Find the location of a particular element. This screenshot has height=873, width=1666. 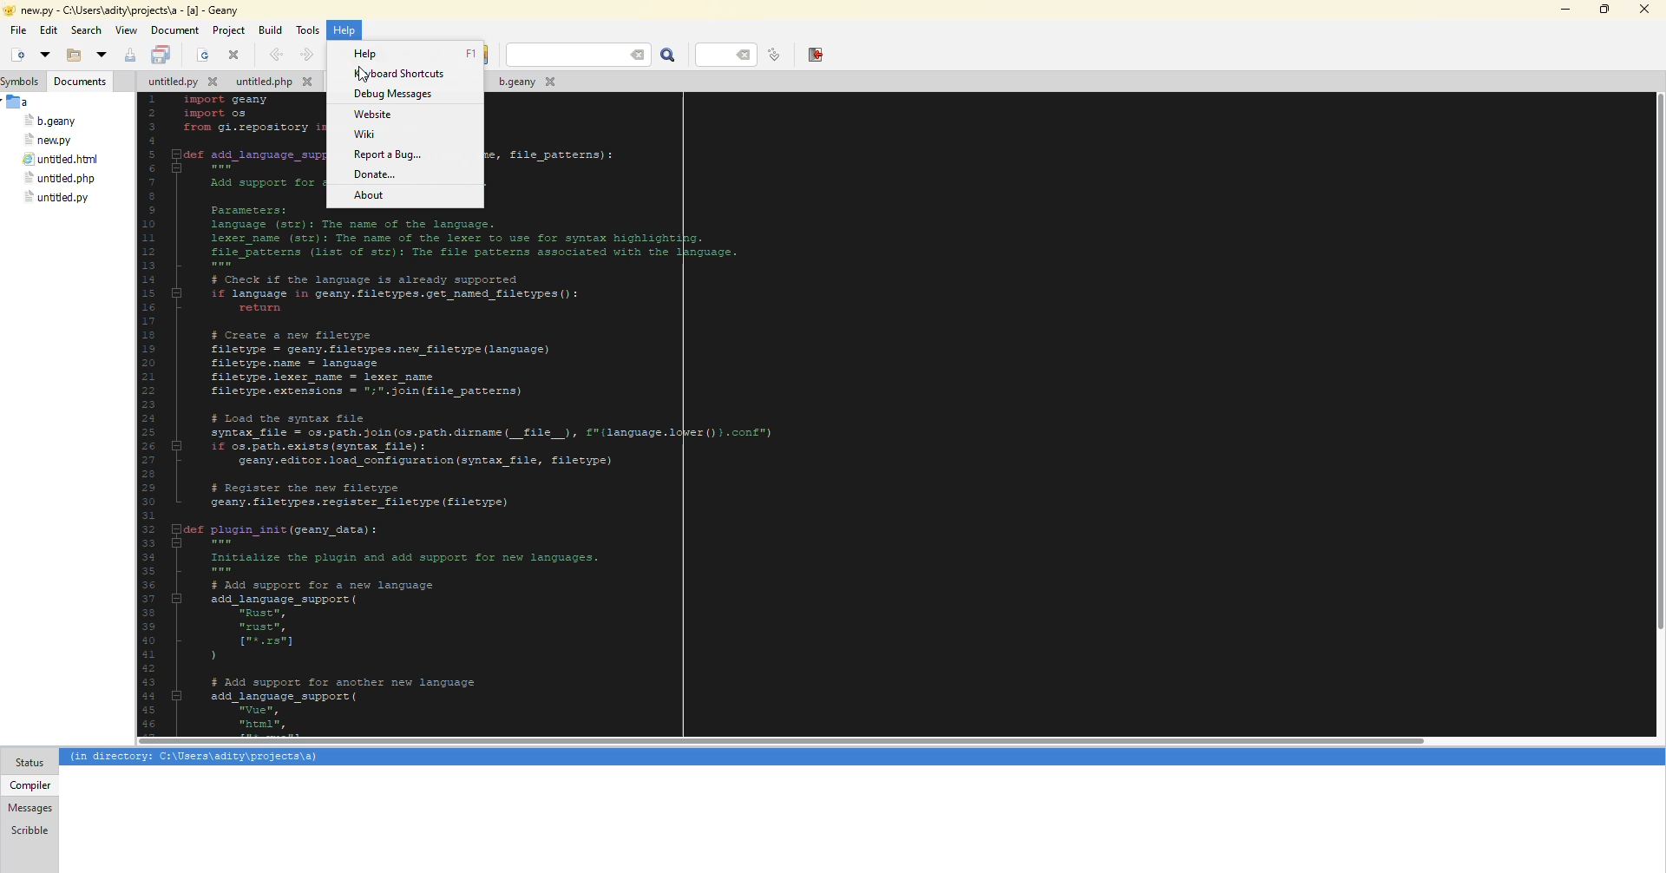

file is located at coordinates (524, 84).